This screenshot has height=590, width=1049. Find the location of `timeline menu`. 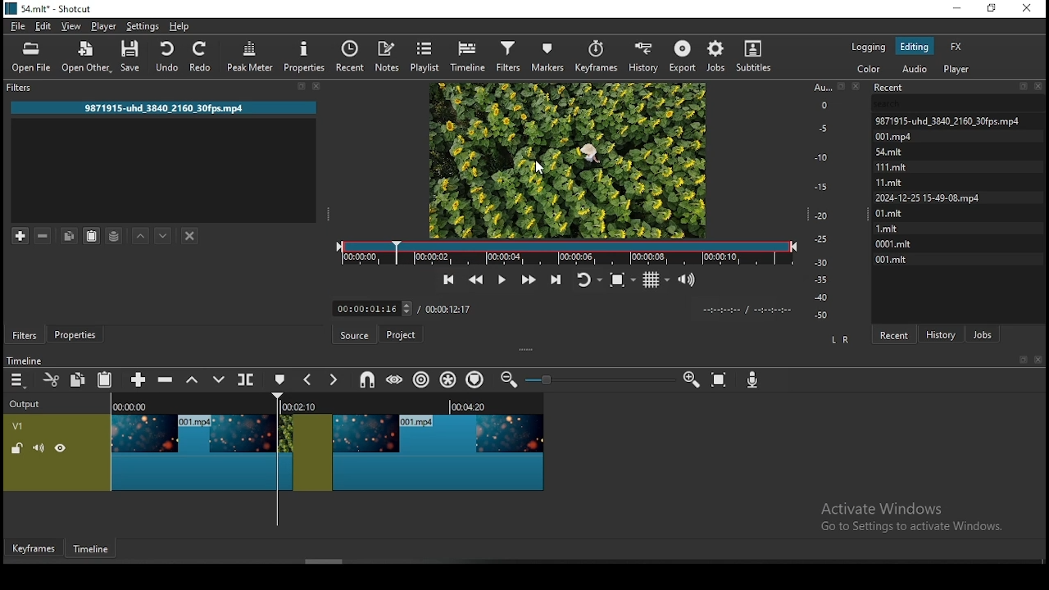

timeline menu is located at coordinates (18, 381).